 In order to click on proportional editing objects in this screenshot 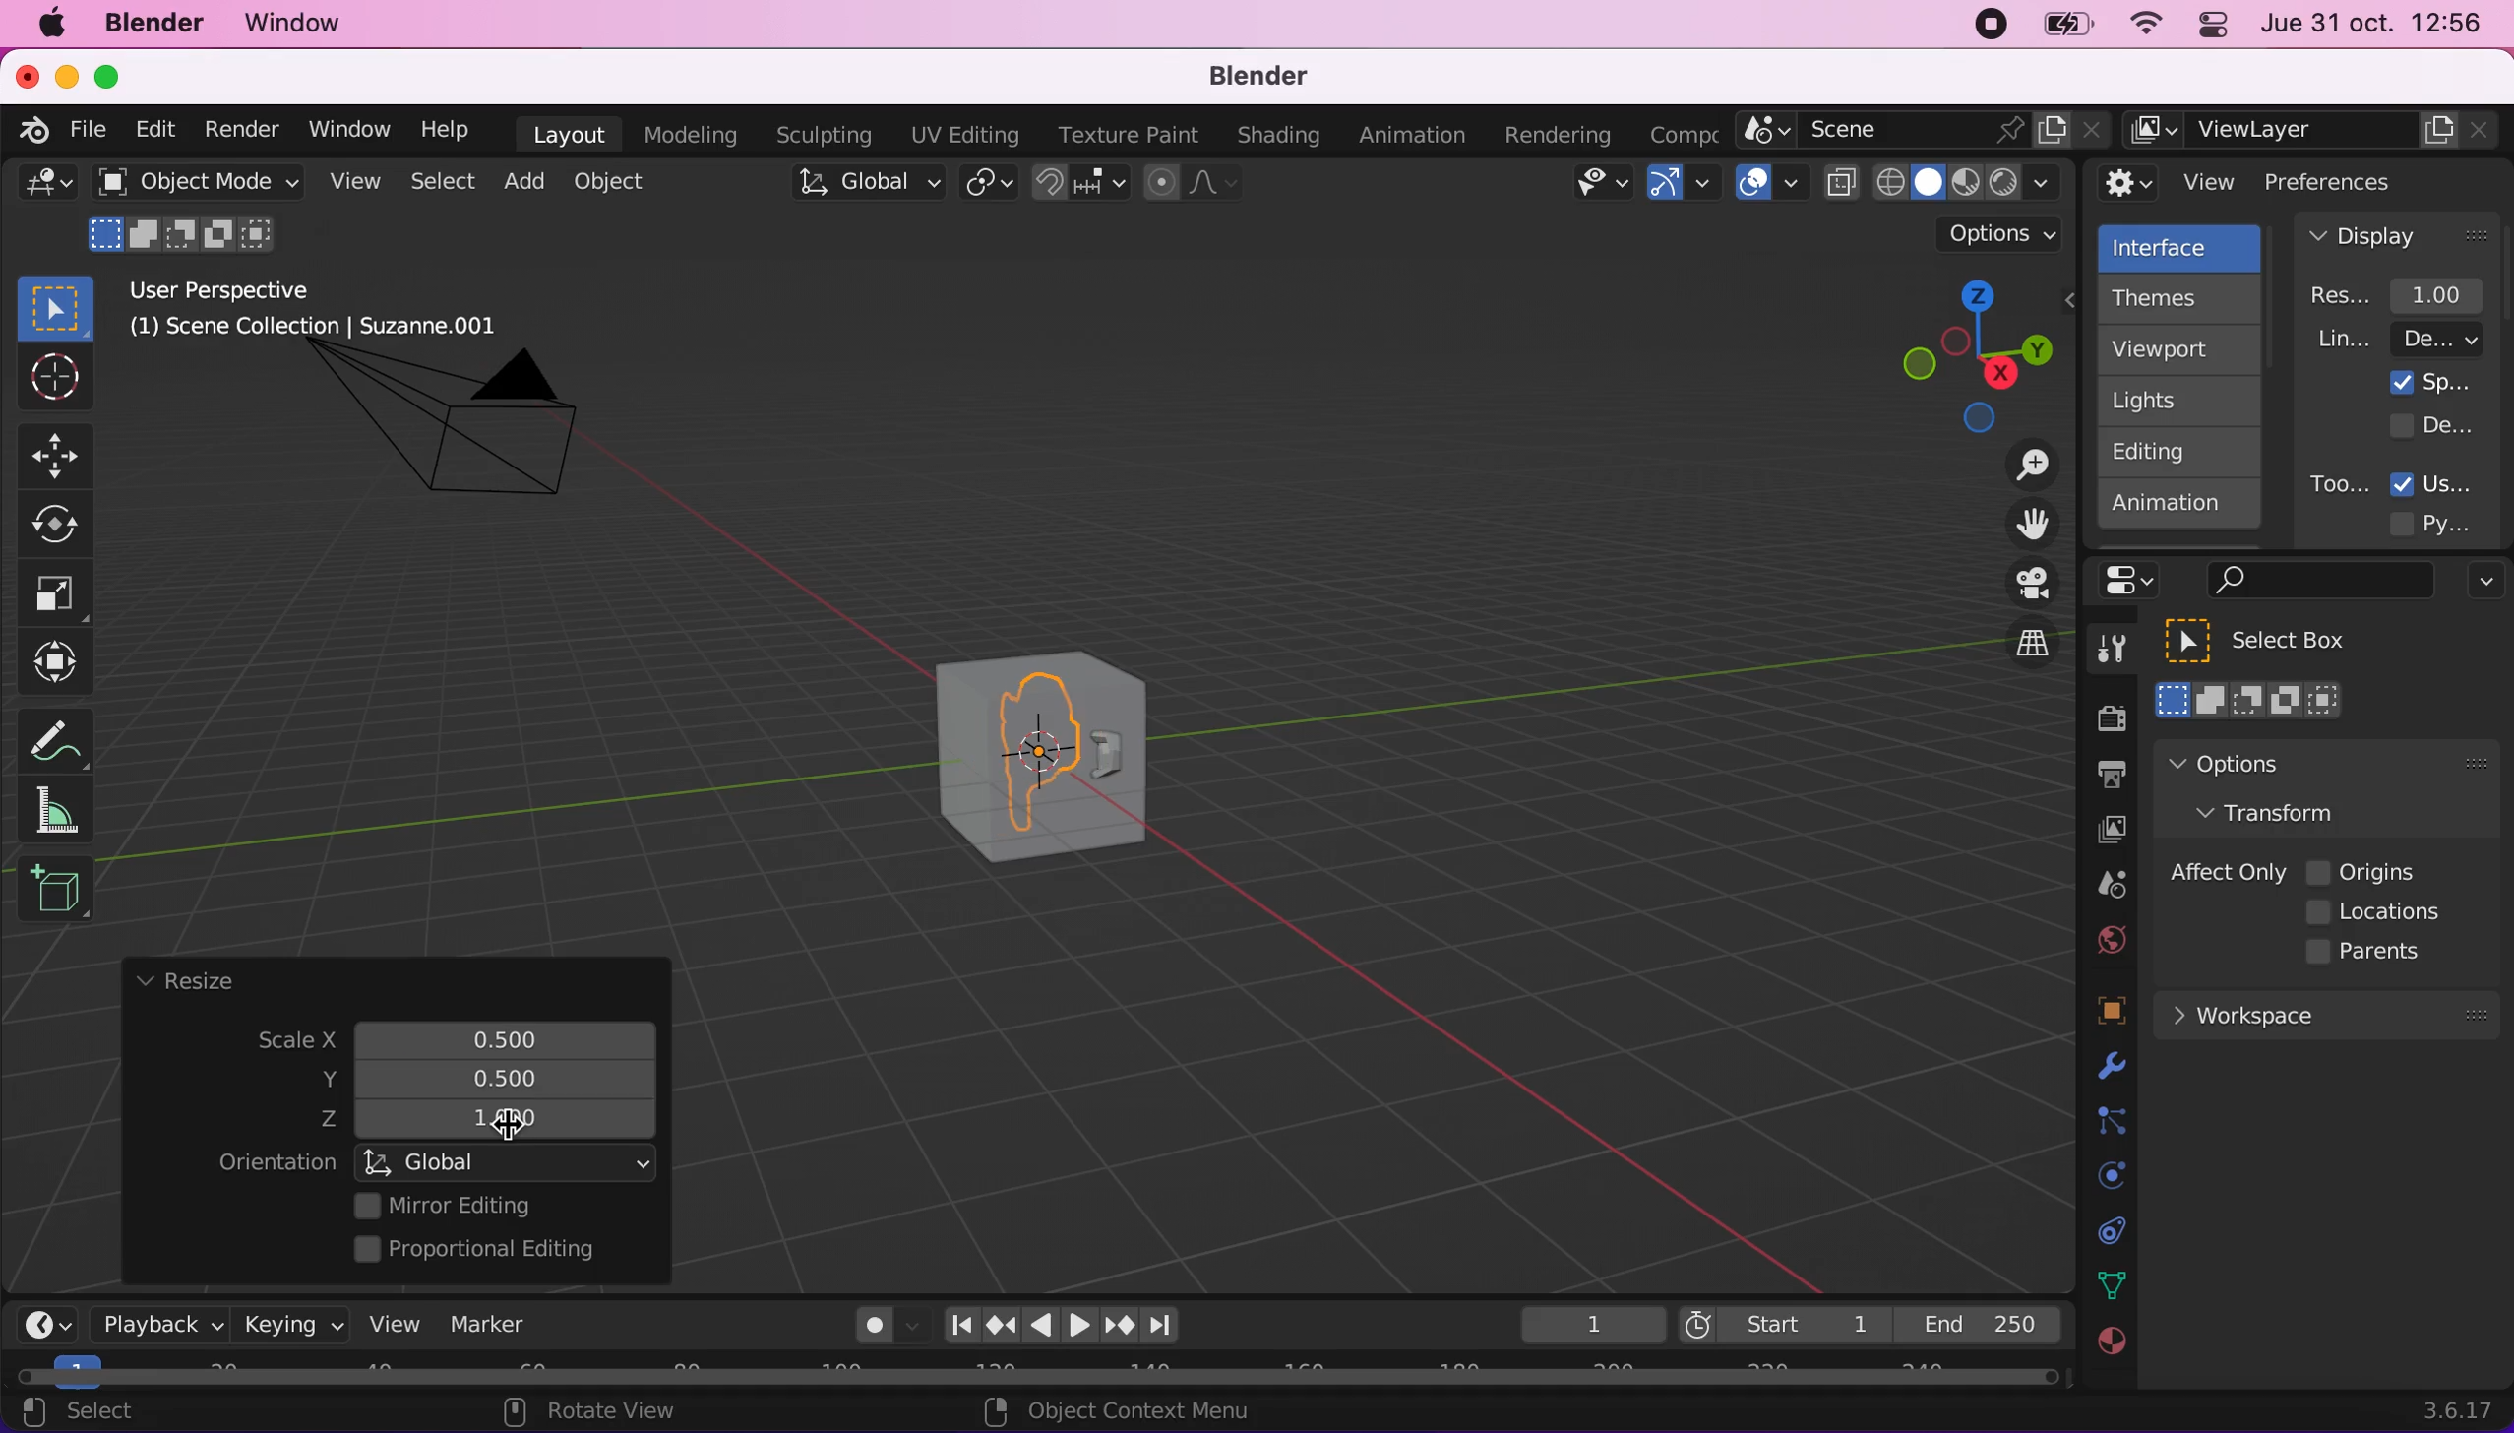, I will do `click(1195, 185)`.